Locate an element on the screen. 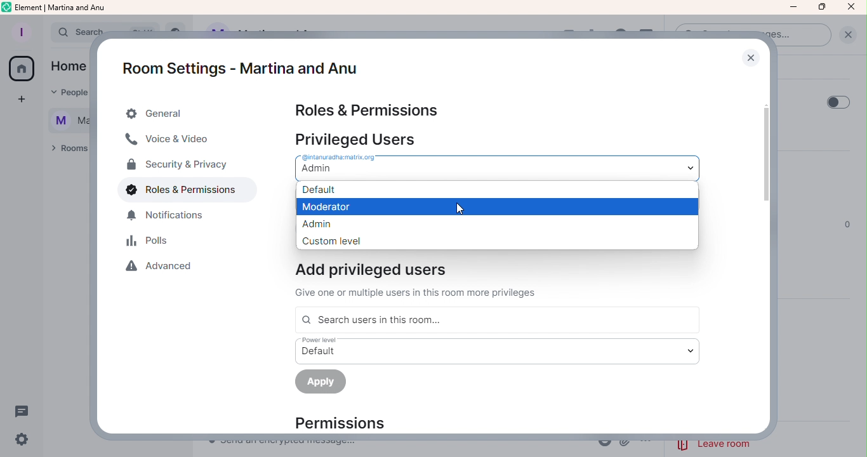 The height and width of the screenshot is (457, 867). Clear Search is located at coordinates (847, 34).